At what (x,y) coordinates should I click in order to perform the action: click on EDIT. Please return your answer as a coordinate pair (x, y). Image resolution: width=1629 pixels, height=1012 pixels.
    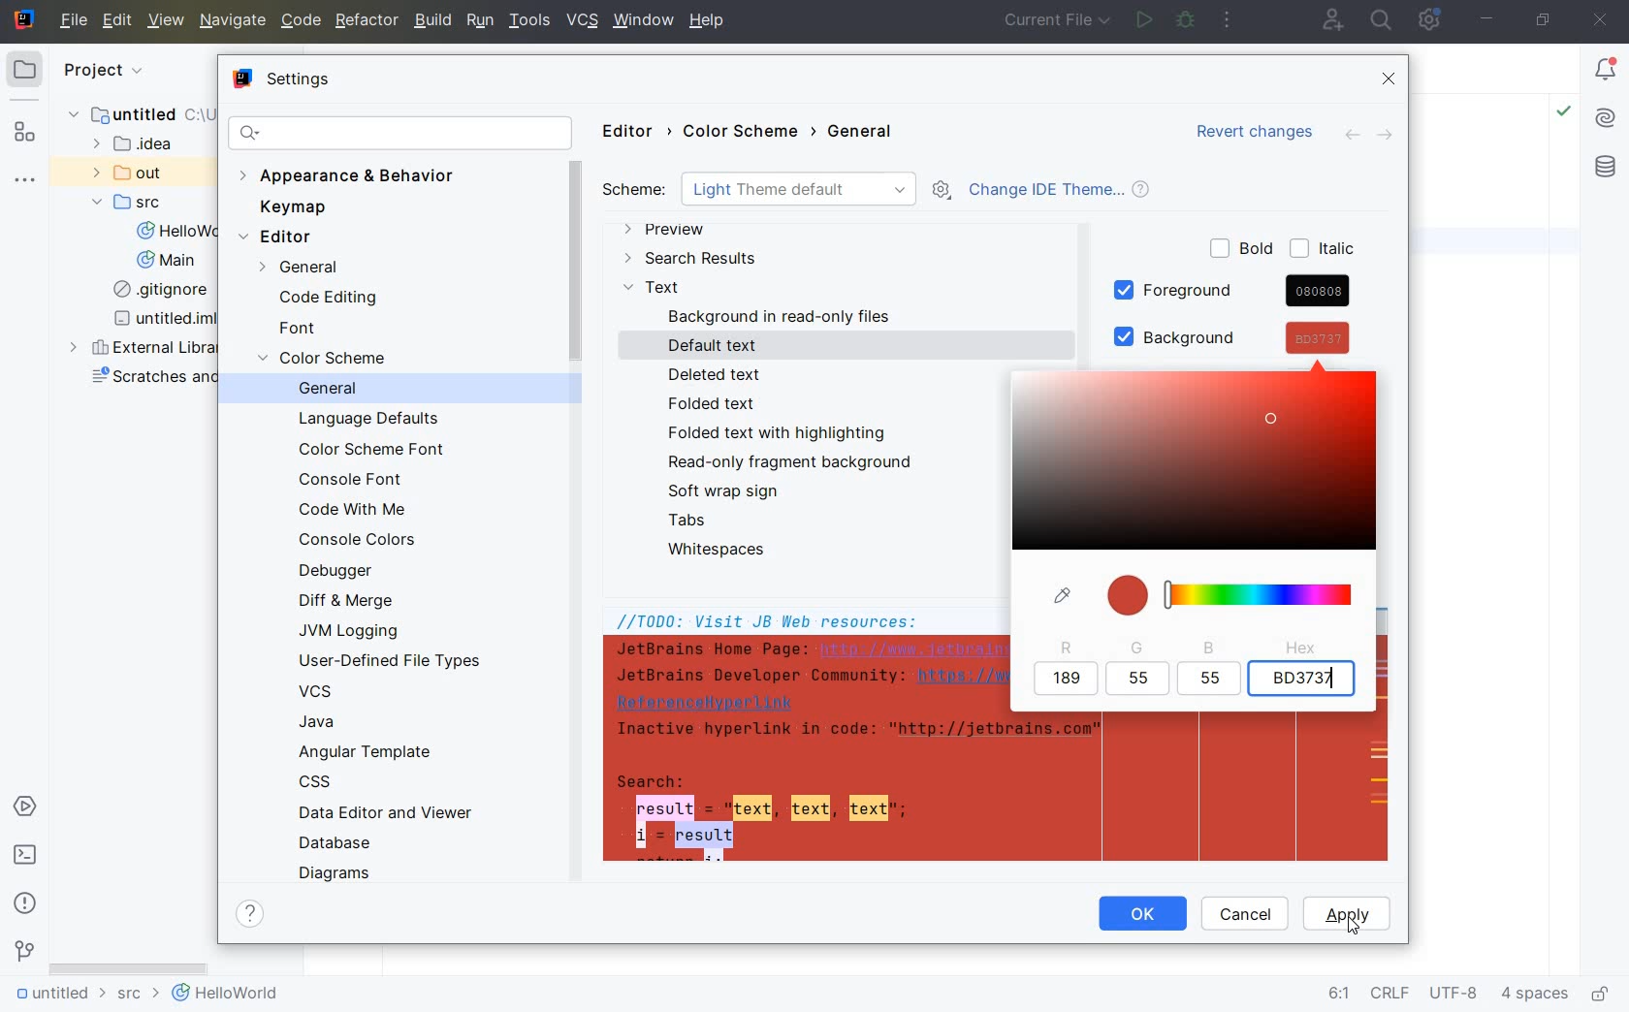
    Looking at the image, I should click on (120, 22).